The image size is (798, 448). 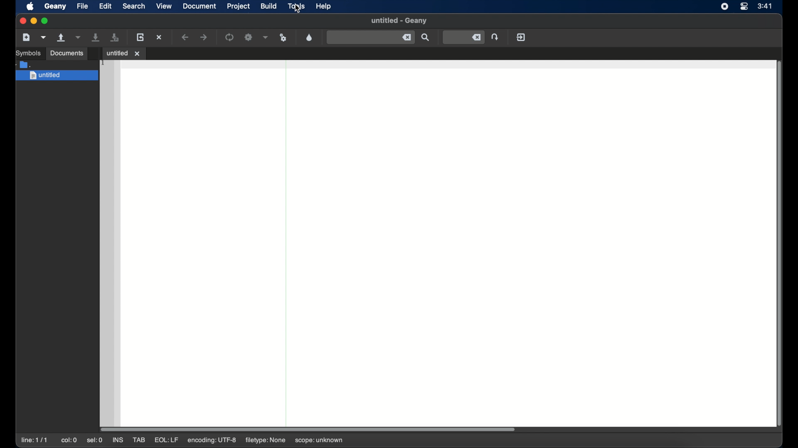 I want to click on load the current file from disk, so click(x=140, y=38).